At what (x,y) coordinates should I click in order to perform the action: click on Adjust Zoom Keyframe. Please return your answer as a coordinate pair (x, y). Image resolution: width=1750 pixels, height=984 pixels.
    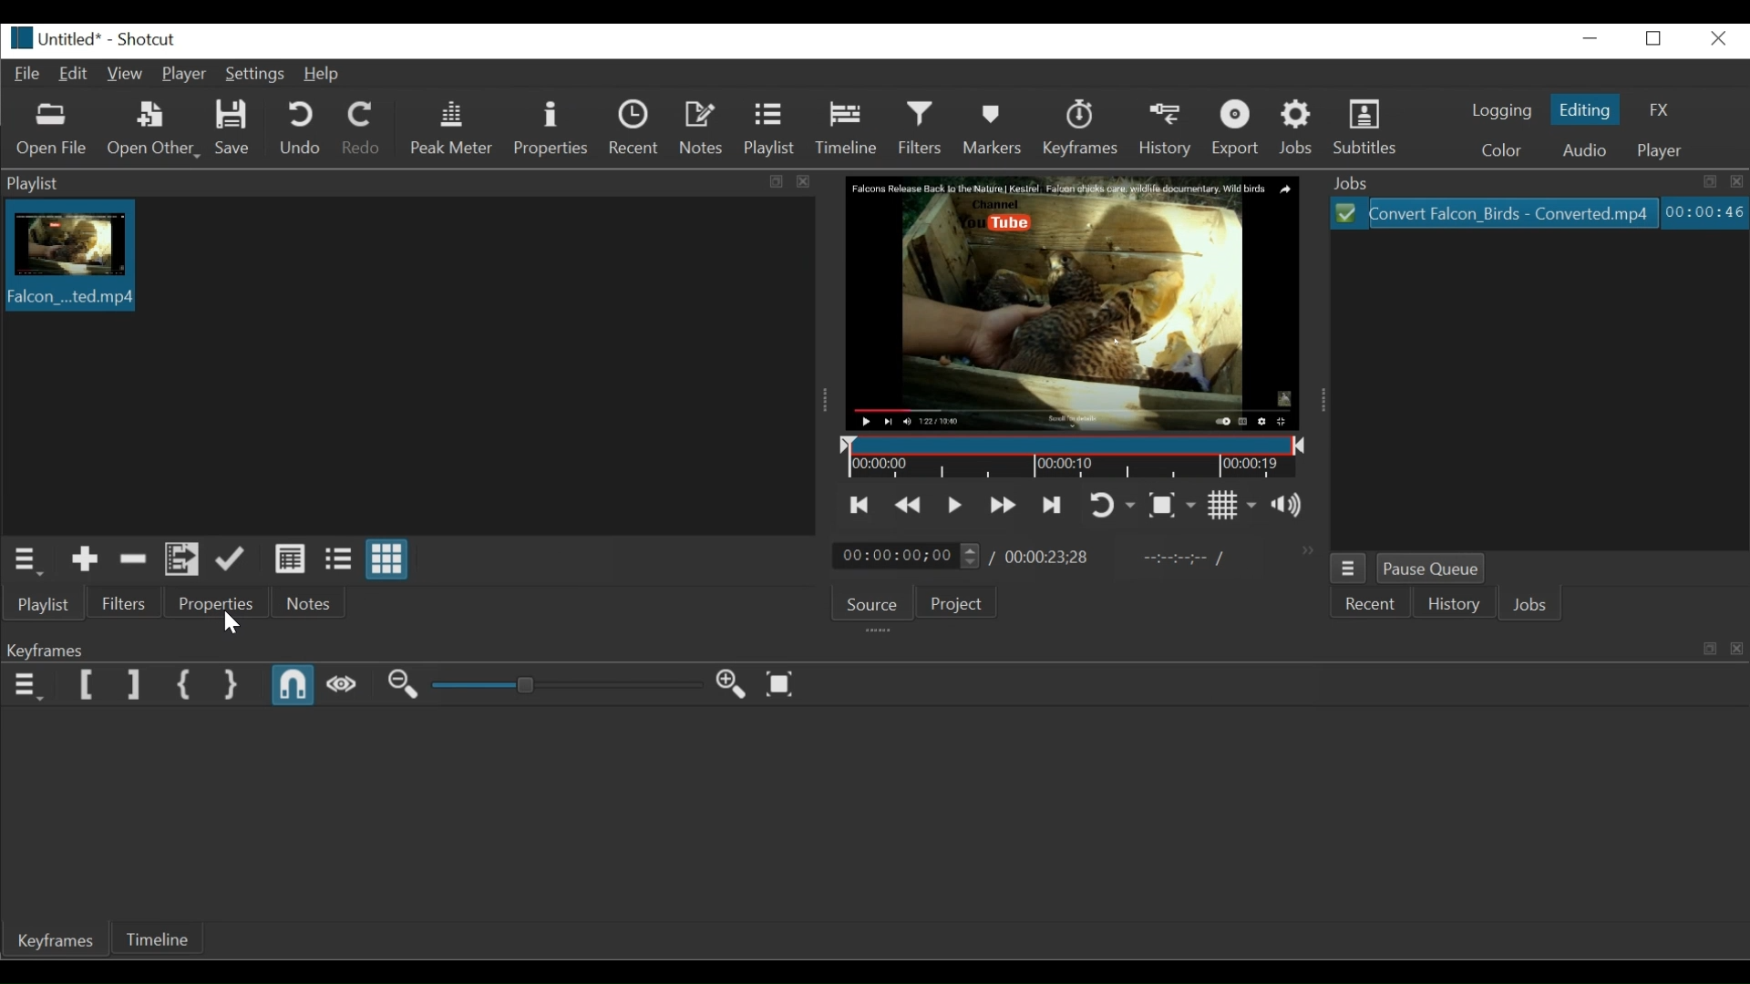
    Looking at the image, I should click on (566, 684).